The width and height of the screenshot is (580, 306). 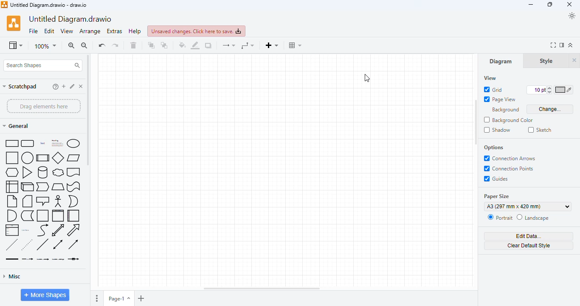 What do you see at coordinates (492, 89) in the screenshot?
I see `grid` at bounding box center [492, 89].